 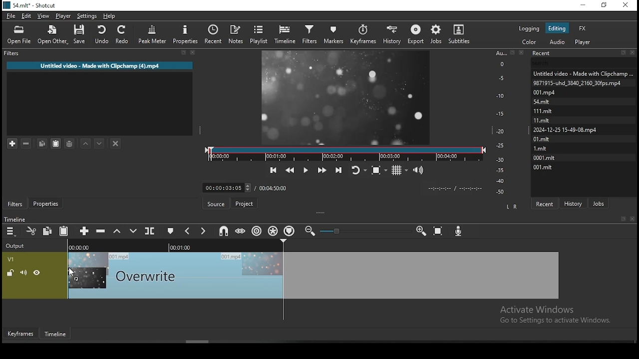 I want to click on settings, so click(x=86, y=16).